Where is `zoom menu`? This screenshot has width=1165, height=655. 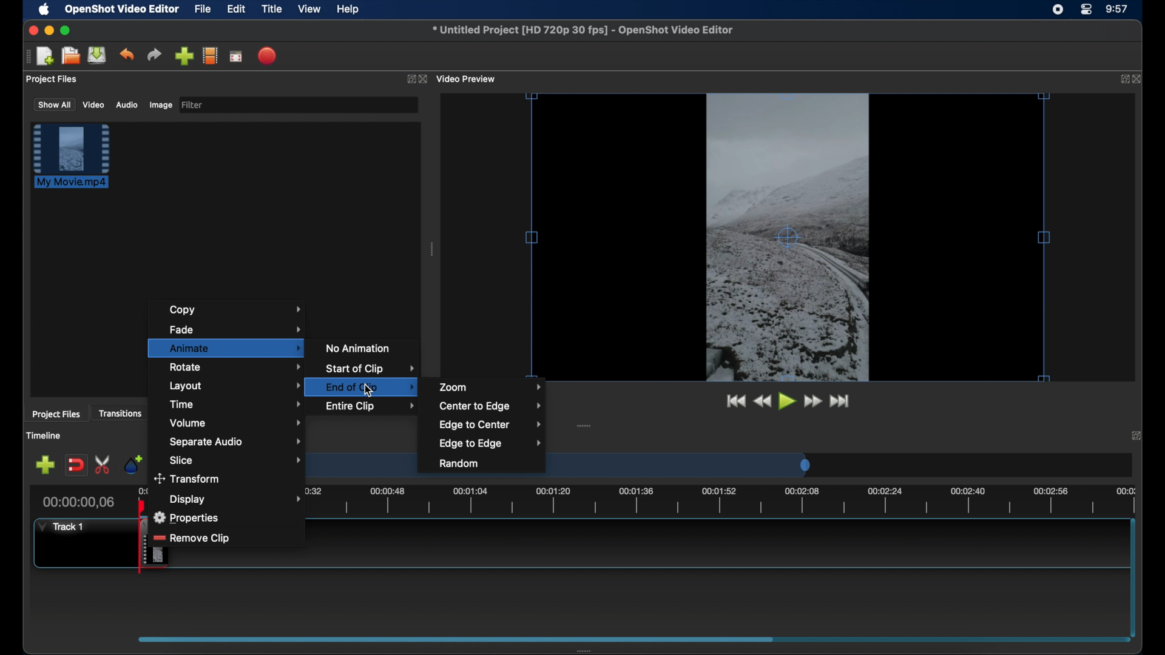
zoom menu is located at coordinates (491, 386).